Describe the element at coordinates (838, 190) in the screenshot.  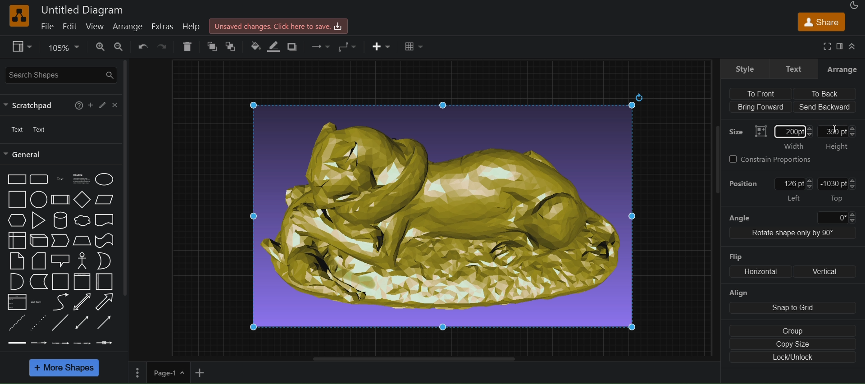
I see `-1030pt Top` at that location.